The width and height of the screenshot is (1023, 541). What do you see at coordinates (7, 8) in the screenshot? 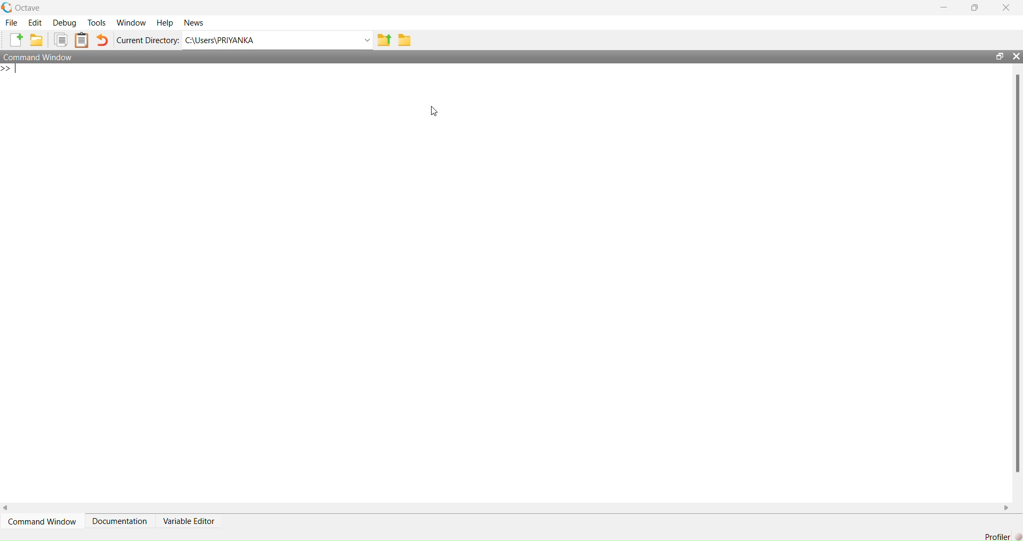
I see `logo` at bounding box center [7, 8].